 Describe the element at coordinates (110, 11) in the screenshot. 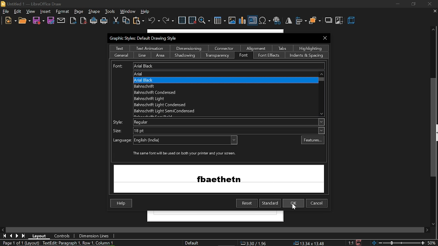

I see `tools` at that location.